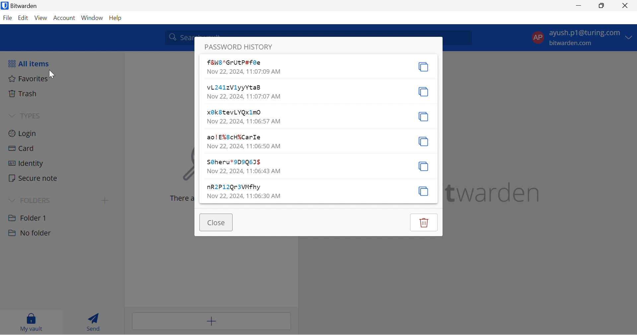 This screenshot has width=637, height=335. What do you see at coordinates (234, 87) in the screenshot?
I see `vL241zV1yyYtaB` at bounding box center [234, 87].